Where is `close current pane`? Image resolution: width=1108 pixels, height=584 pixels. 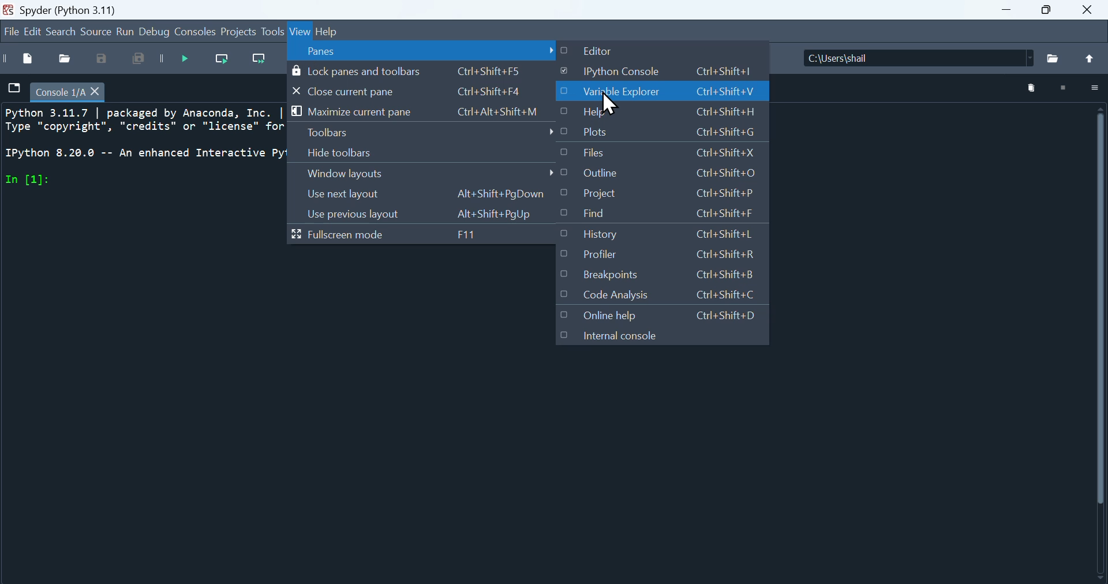
close current pane is located at coordinates (421, 90).